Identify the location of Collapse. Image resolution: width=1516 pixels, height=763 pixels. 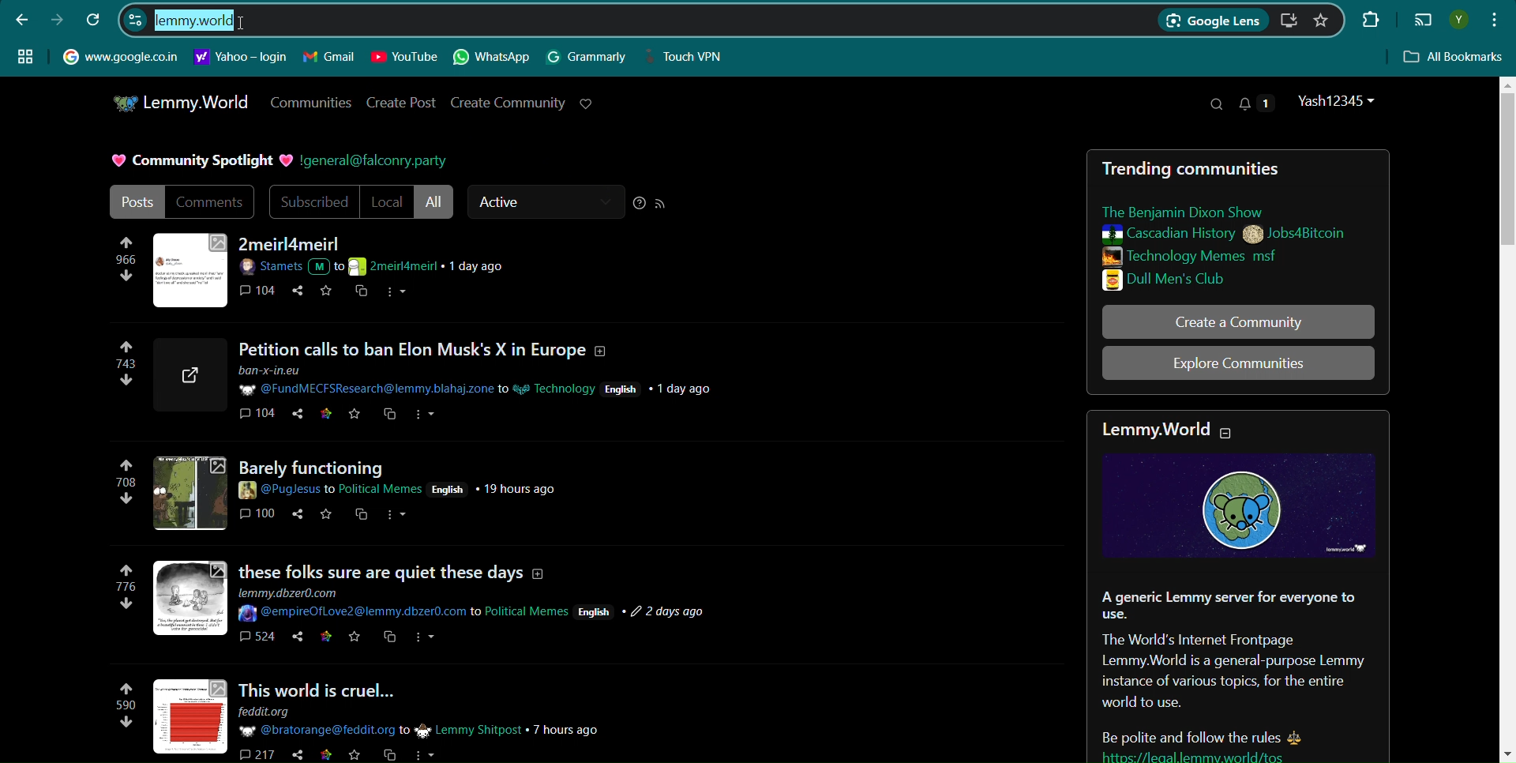
(1240, 430).